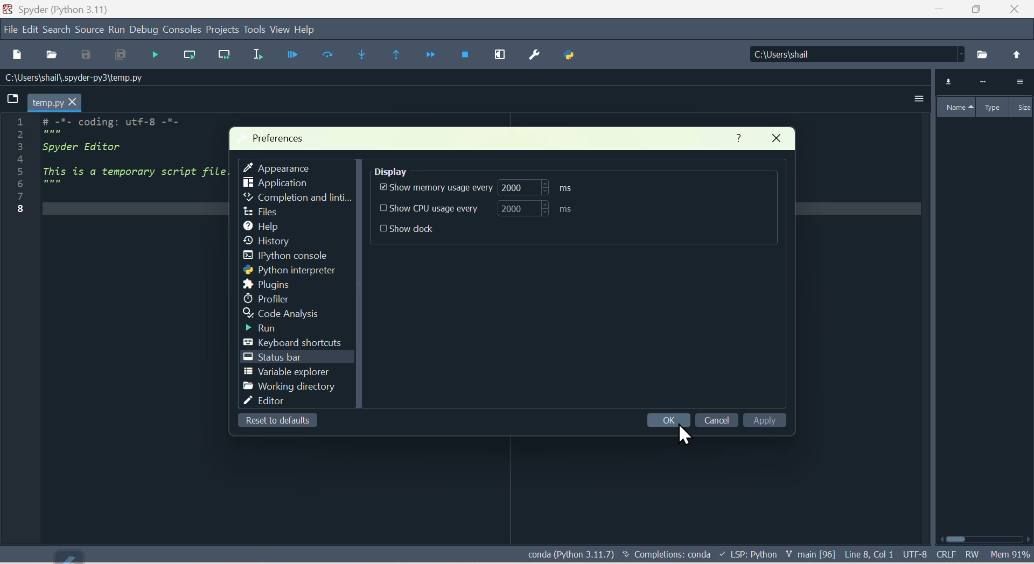 The width and height of the screenshot is (1034, 564). What do you see at coordinates (425, 55) in the screenshot?
I see `continue execution until next function` at bounding box center [425, 55].